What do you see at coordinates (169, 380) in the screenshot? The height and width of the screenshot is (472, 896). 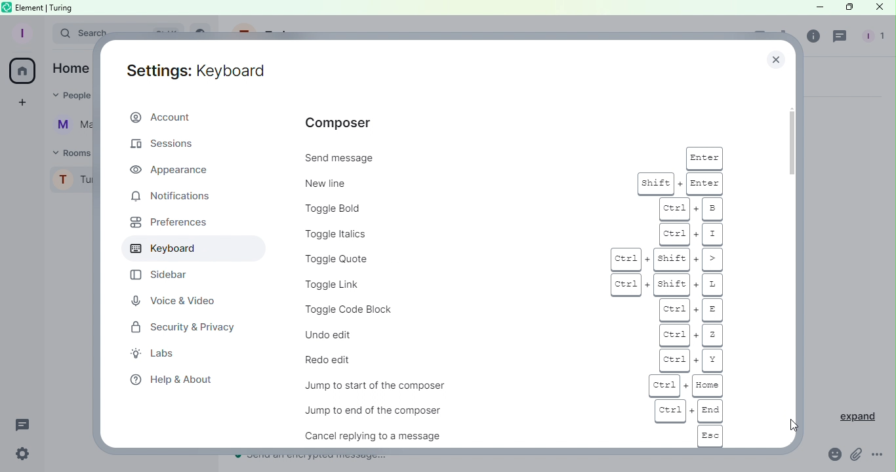 I see `Help and about` at bounding box center [169, 380].